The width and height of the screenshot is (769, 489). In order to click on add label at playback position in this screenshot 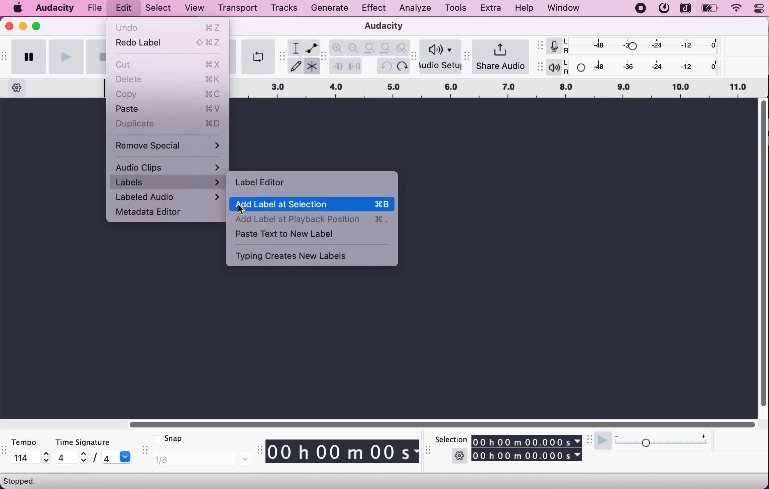, I will do `click(312, 219)`.